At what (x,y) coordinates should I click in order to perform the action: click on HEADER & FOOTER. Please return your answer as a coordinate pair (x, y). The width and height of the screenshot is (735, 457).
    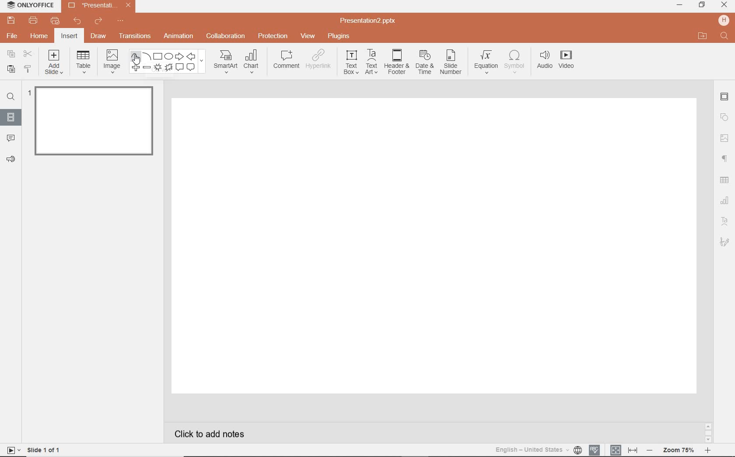
    Looking at the image, I should click on (396, 62).